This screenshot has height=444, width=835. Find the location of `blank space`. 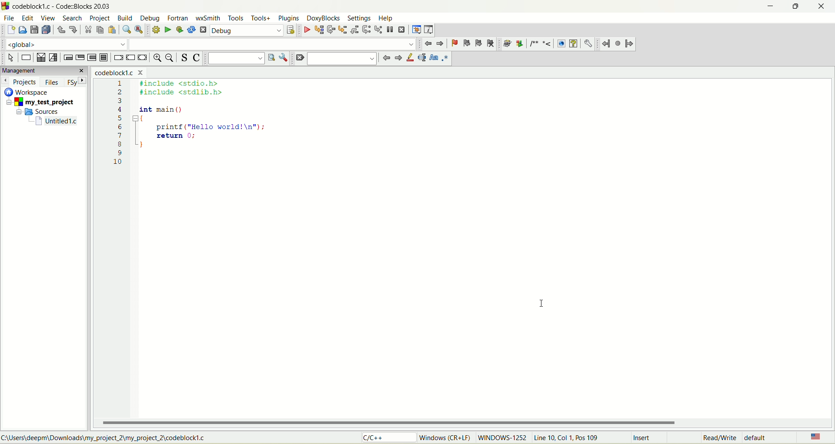

blank space is located at coordinates (342, 58).